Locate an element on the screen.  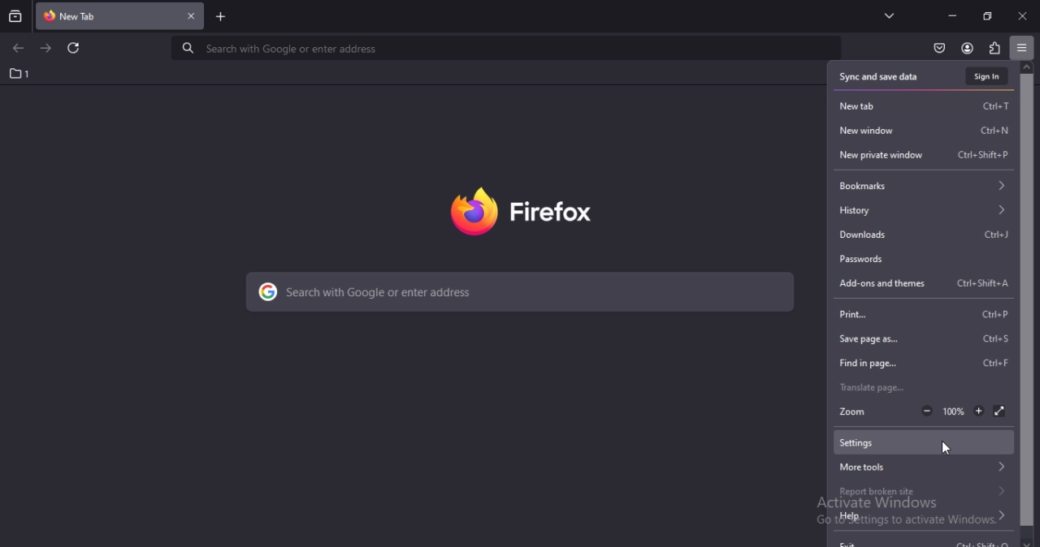
scrollbar is located at coordinates (1029, 307).